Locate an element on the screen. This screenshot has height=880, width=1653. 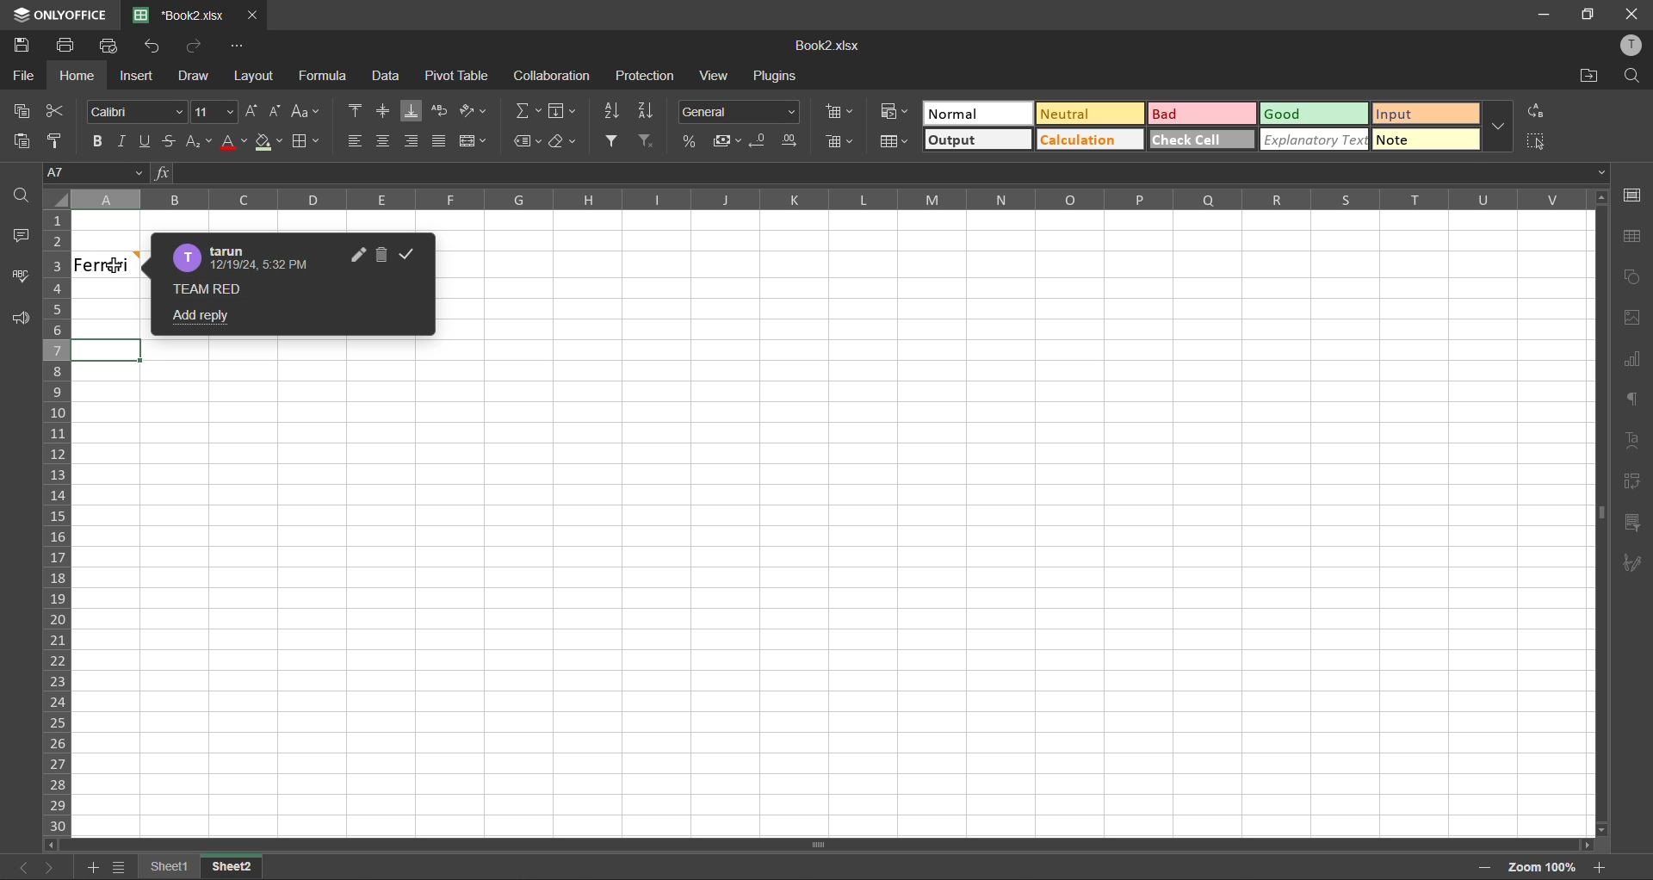
paste is located at coordinates (22, 143).